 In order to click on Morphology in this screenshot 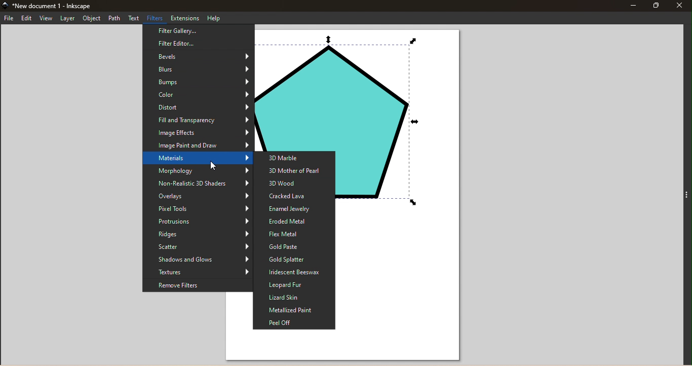, I will do `click(197, 171)`.